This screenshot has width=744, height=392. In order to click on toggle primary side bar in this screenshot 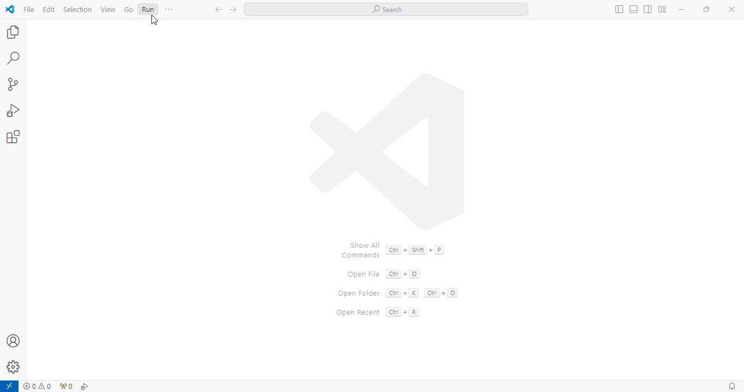, I will do `click(619, 10)`.